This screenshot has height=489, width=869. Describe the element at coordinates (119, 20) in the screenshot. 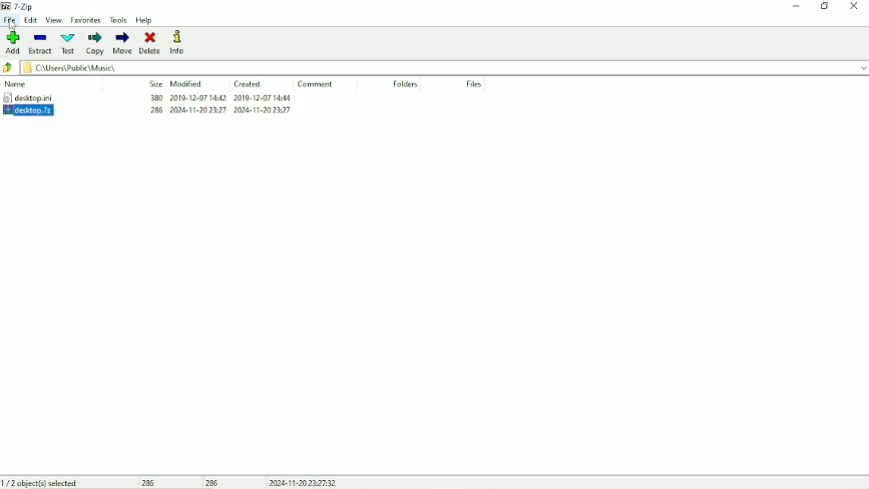

I see `Tools` at that location.